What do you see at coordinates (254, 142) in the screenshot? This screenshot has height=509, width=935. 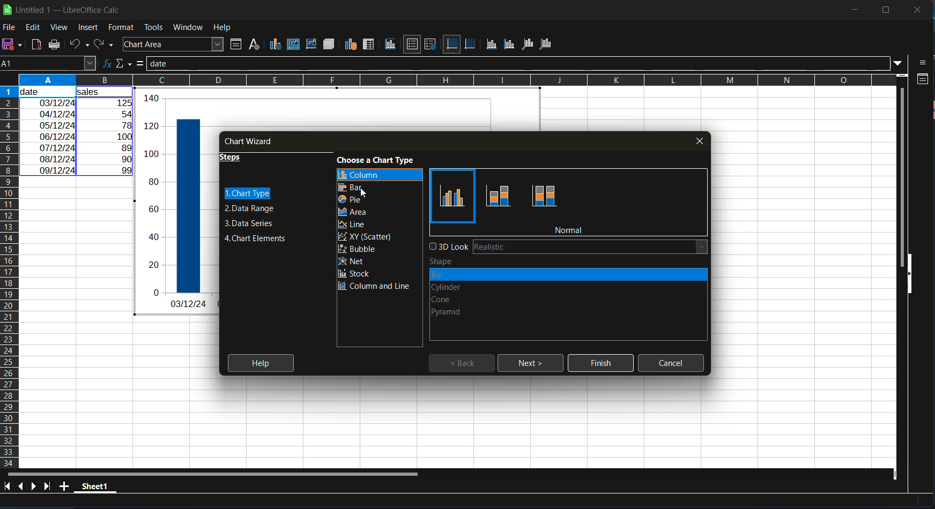 I see `chart wizard` at bounding box center [254, 142].